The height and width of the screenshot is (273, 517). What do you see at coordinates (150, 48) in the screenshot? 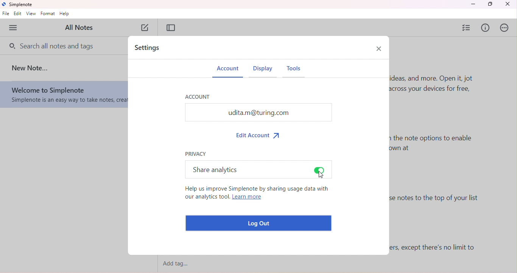
I see `settings` at bounding box center [150, 48].